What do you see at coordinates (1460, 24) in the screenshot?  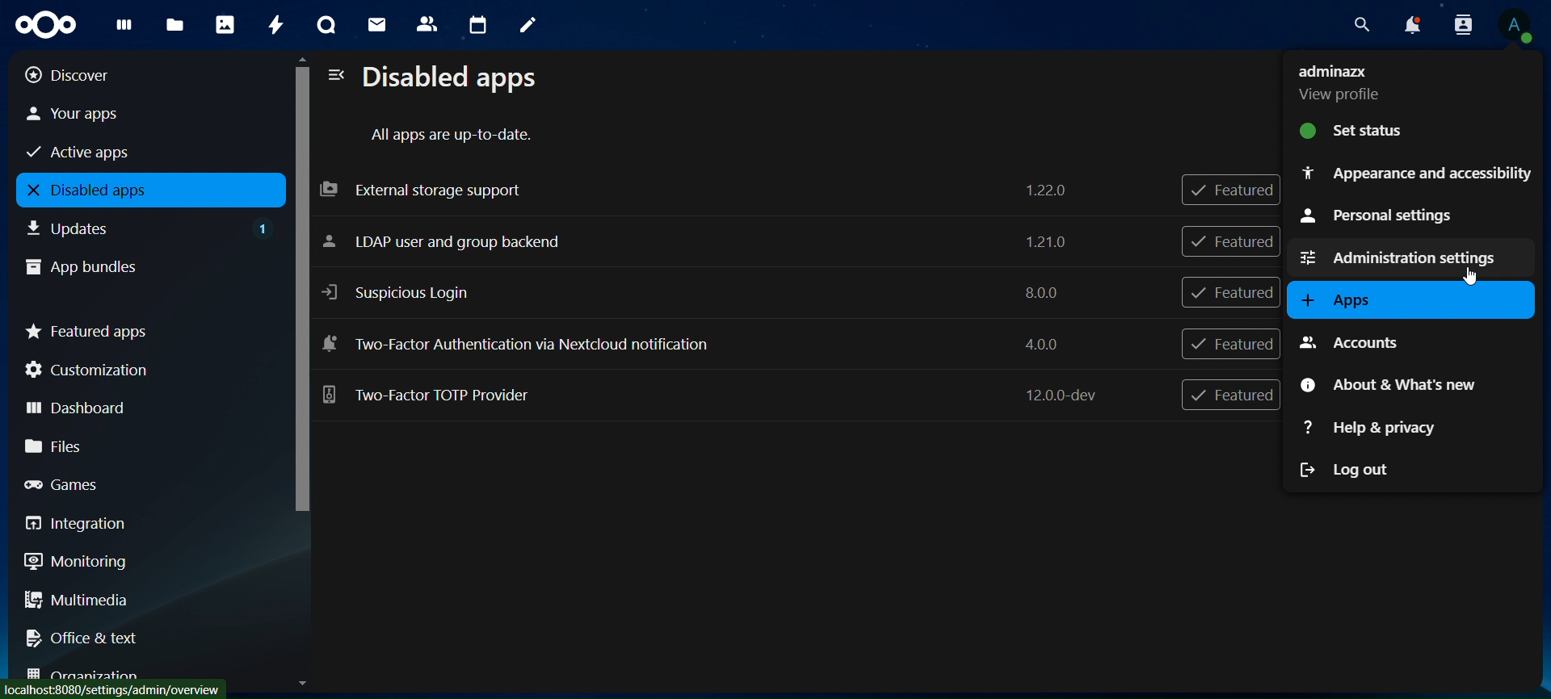 I see `notification` at bounding box center [1460, 24].